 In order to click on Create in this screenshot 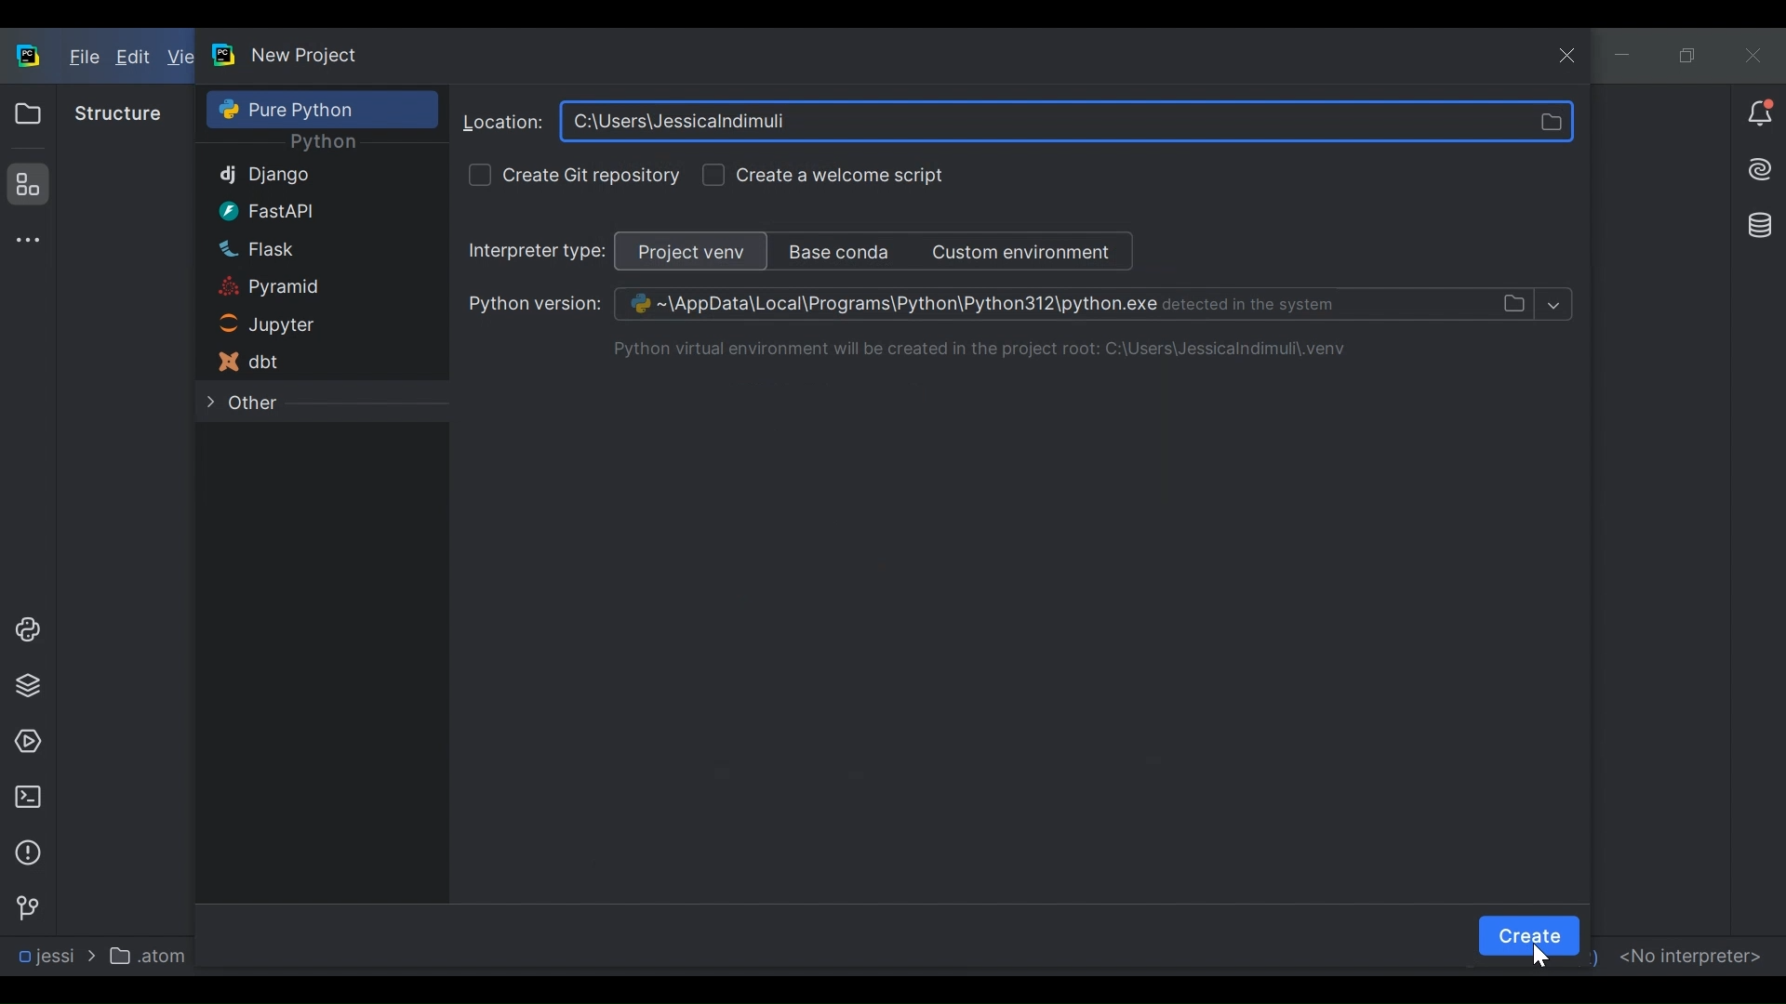, I will do `click(1529, 935)`.